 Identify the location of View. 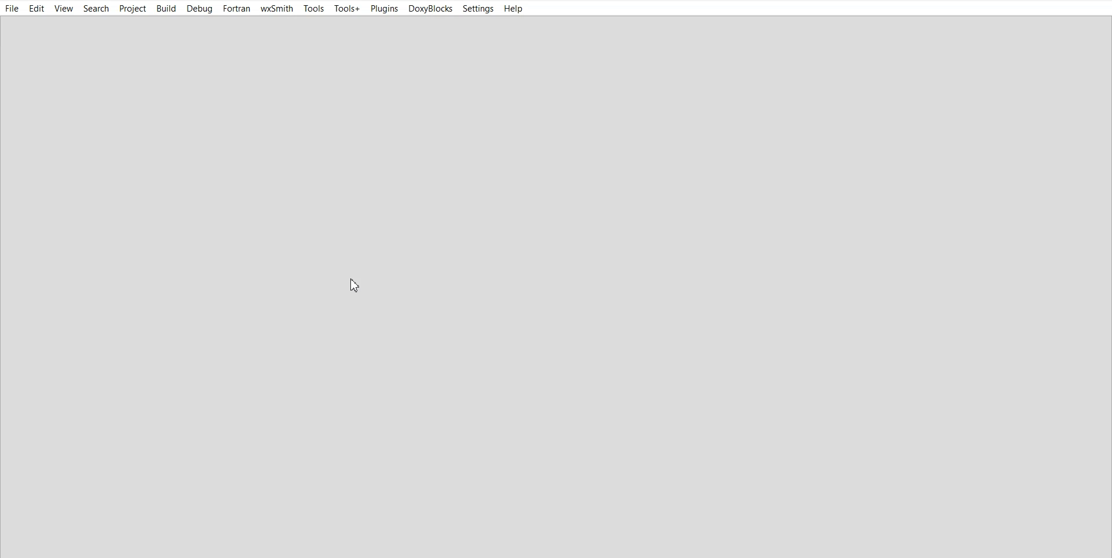
(64, 9).